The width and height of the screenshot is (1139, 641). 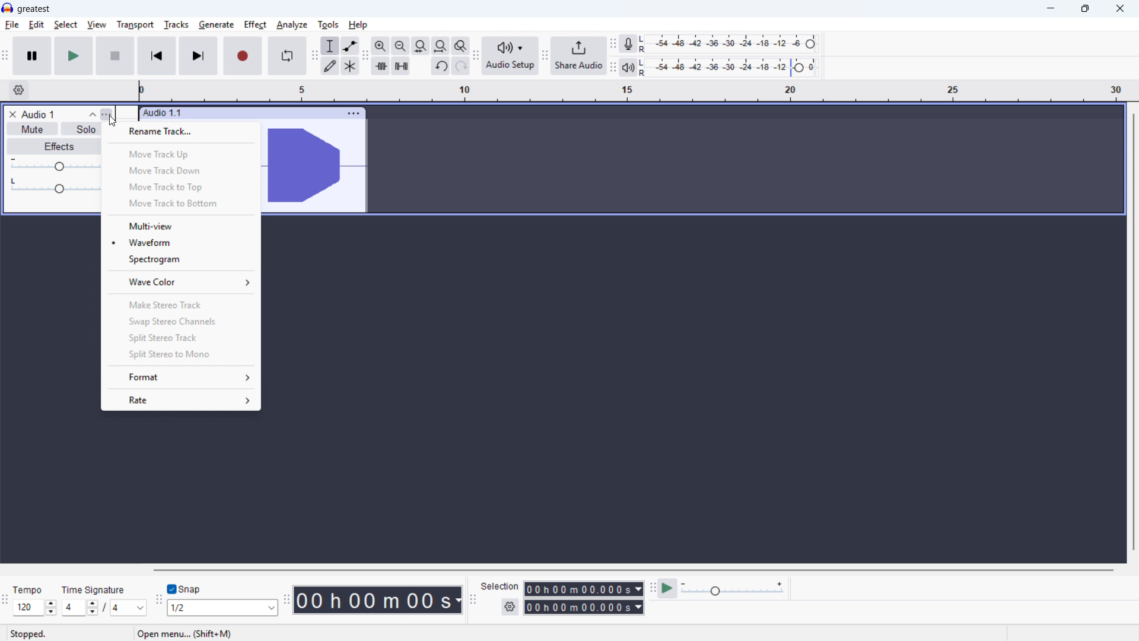 What do you see at coordinates (5, 57) in the screenshot?
I see `Transport toolbar ` at bounding box center [5, 57].